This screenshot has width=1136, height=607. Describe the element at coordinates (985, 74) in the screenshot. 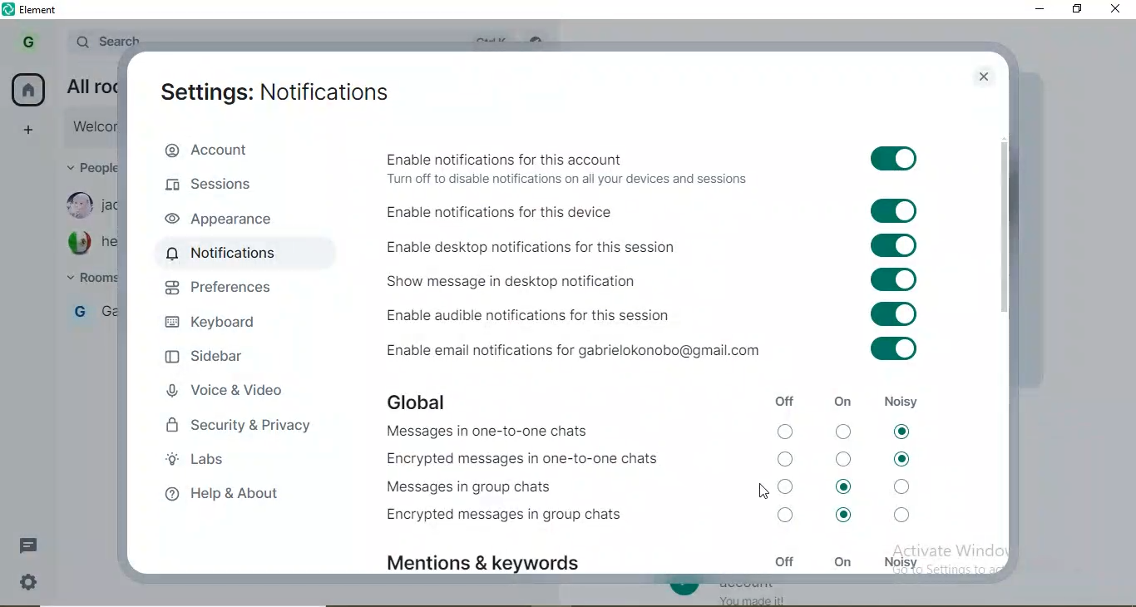

I see `close` at that location.